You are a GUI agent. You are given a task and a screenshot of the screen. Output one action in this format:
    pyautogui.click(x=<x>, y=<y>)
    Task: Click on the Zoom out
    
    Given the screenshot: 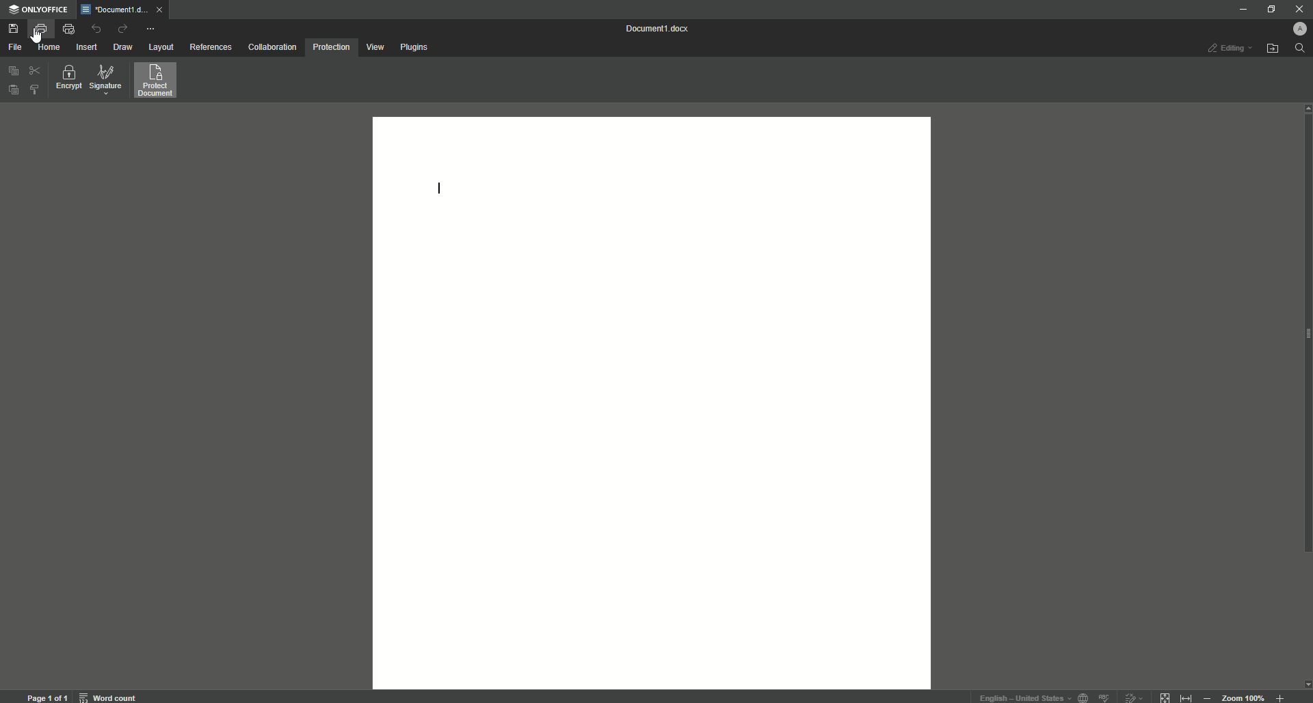 What is the action you would take?
    pyautogui.click(x=1207, y=697)
    